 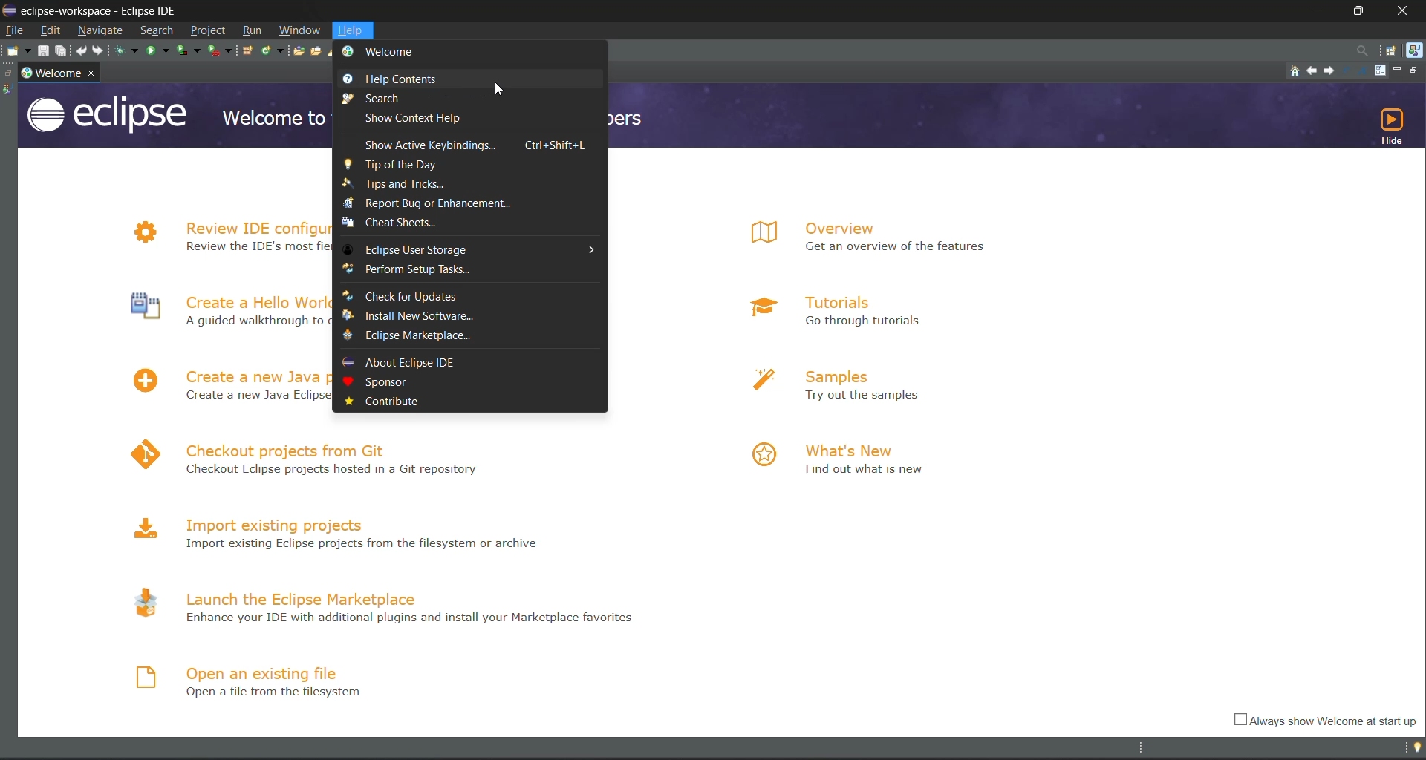 What do you see at coordinates (299, 28) in the screenshot?
I see `window` at bounding box center [299, 28].